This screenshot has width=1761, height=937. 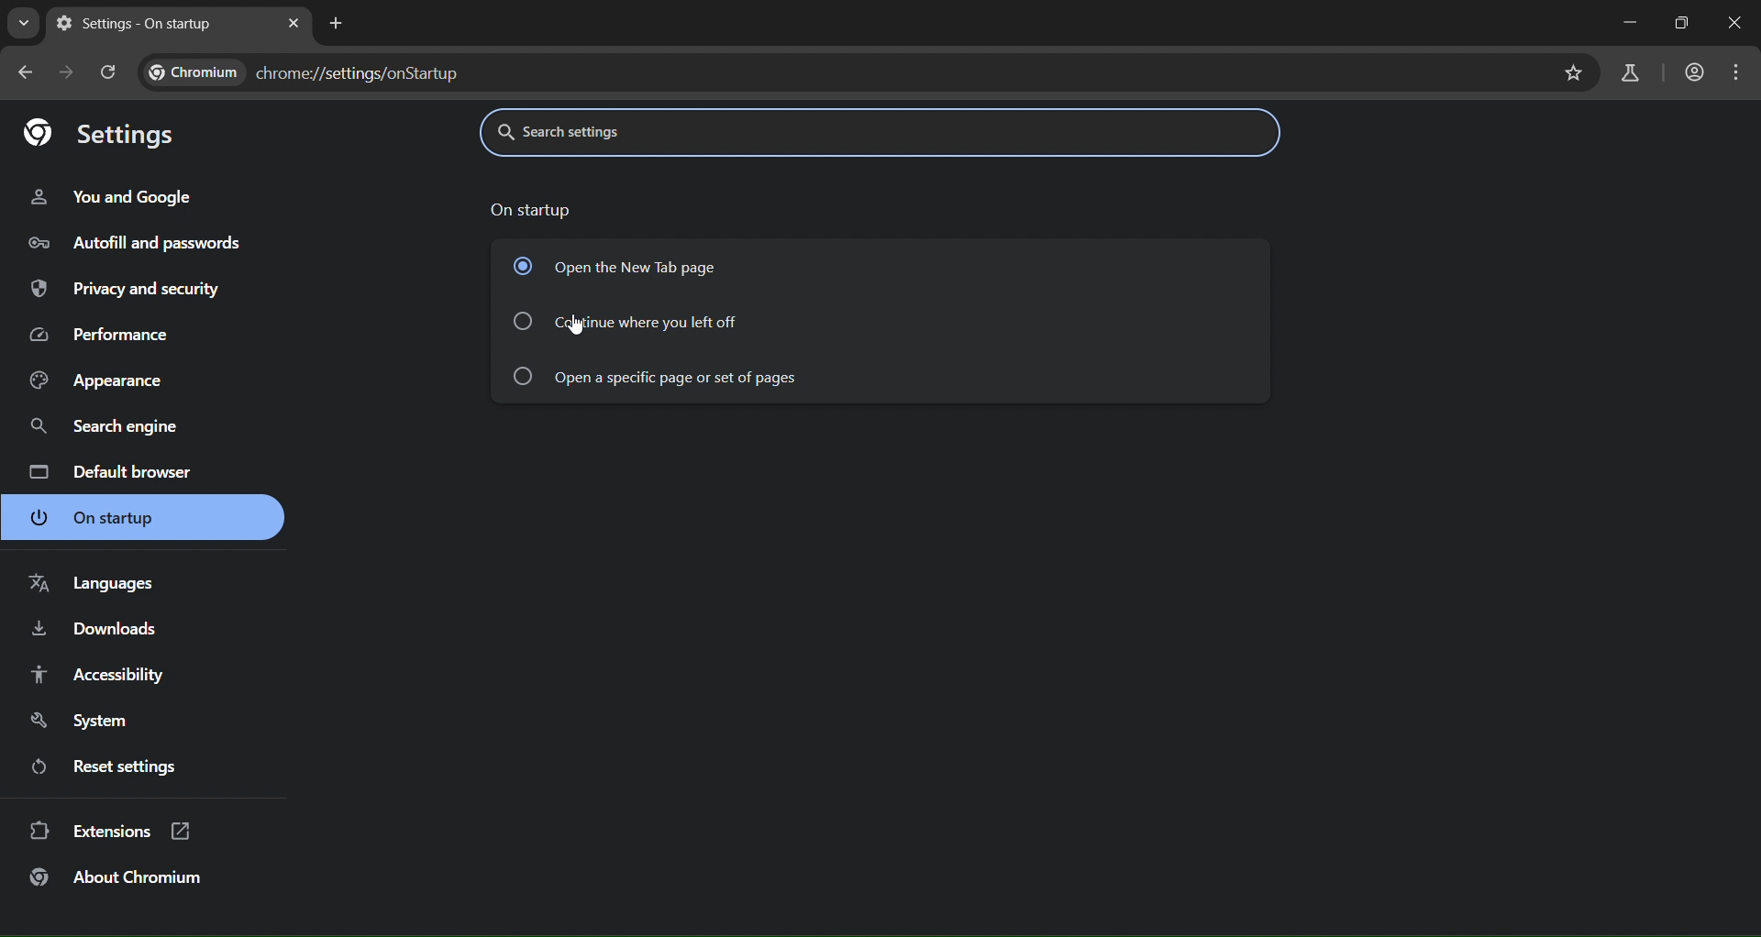 What do you see at coordinates (1693, 71) in the screenshot?
I see `account` at bounding box center [1693, 71].